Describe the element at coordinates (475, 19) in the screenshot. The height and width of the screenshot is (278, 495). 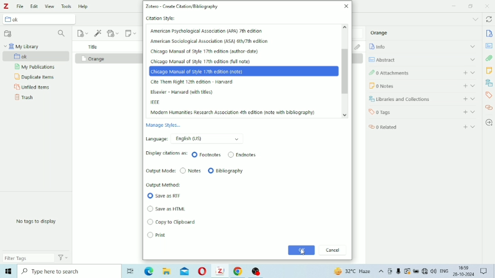
I see `List all tabs` at that location.